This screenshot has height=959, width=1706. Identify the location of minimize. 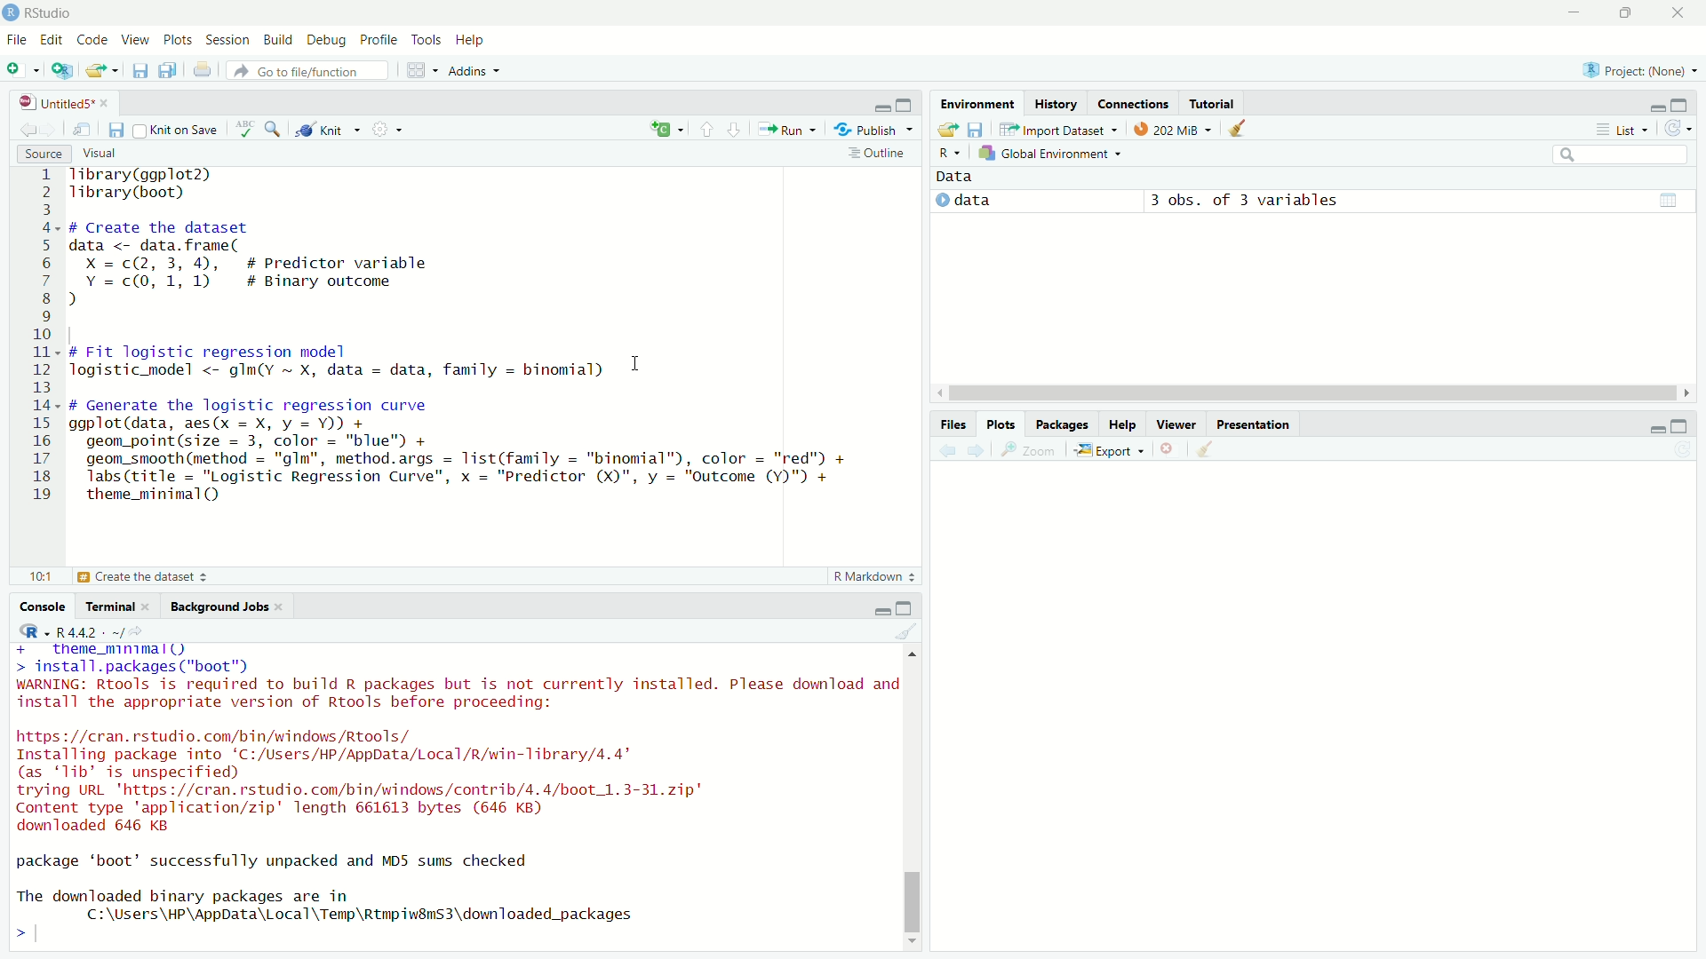
(882, 107).